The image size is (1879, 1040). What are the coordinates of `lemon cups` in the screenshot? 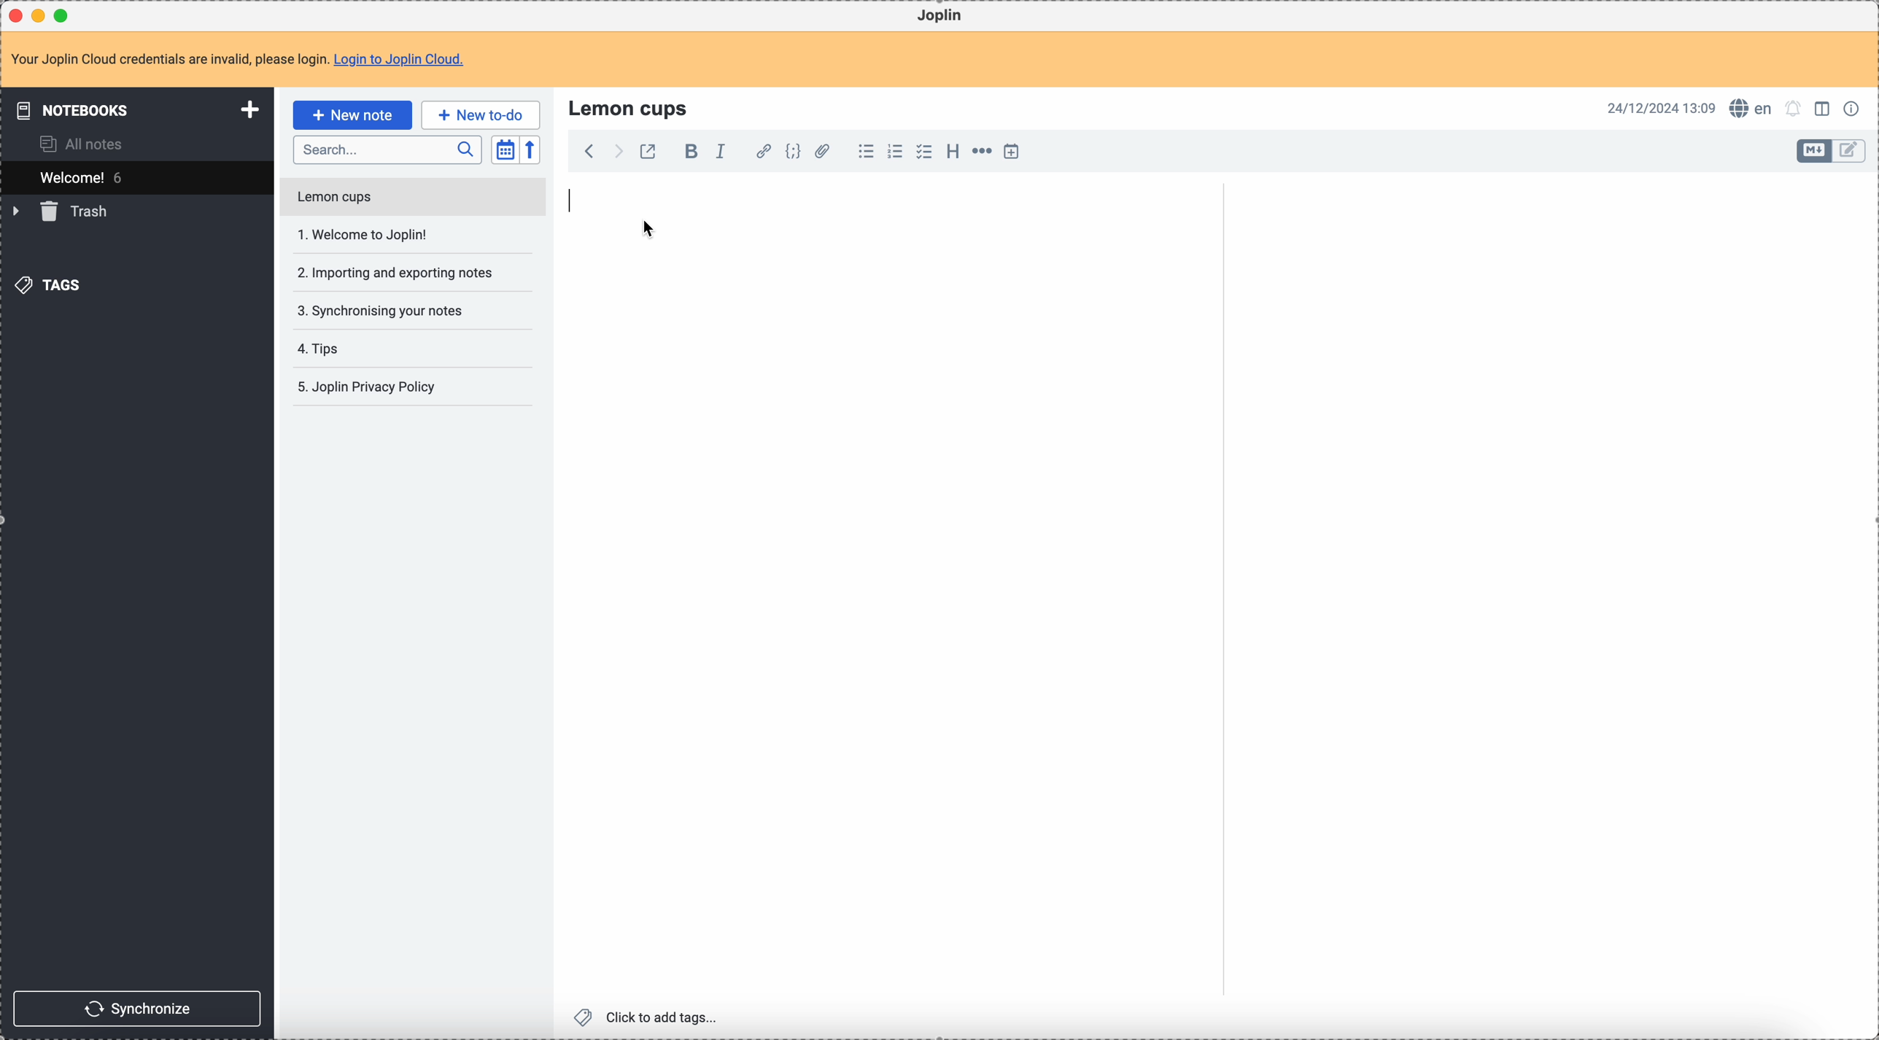 It's located at (631, 107).